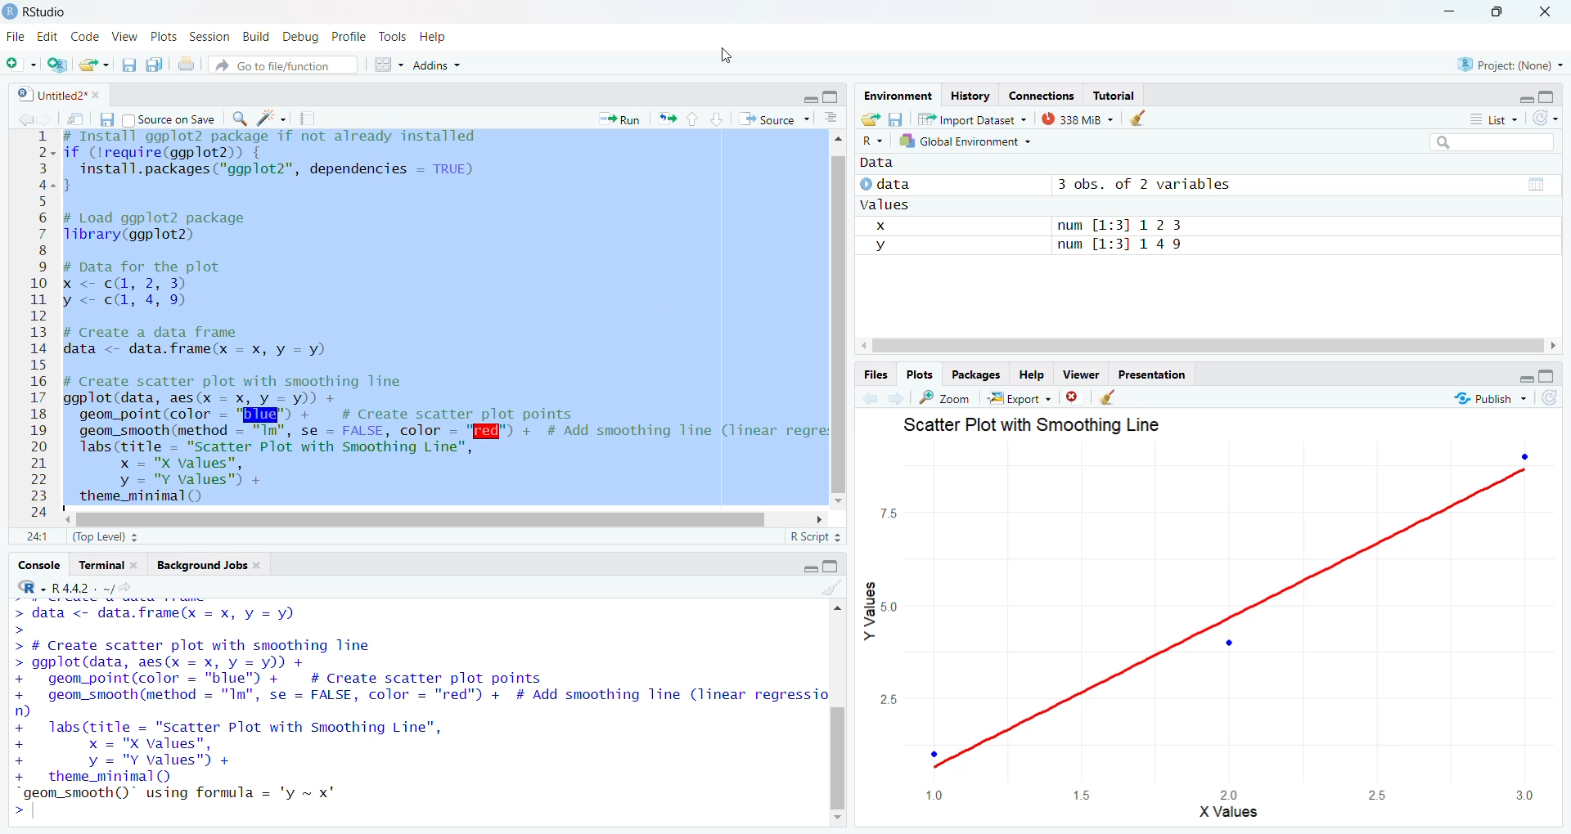  I want to click on clear console, so click(831, 589).